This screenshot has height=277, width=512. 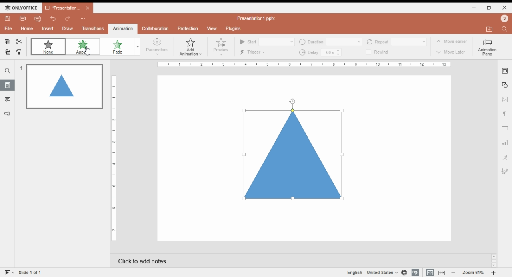 I want to click on insert, so click(x=48, y=28).